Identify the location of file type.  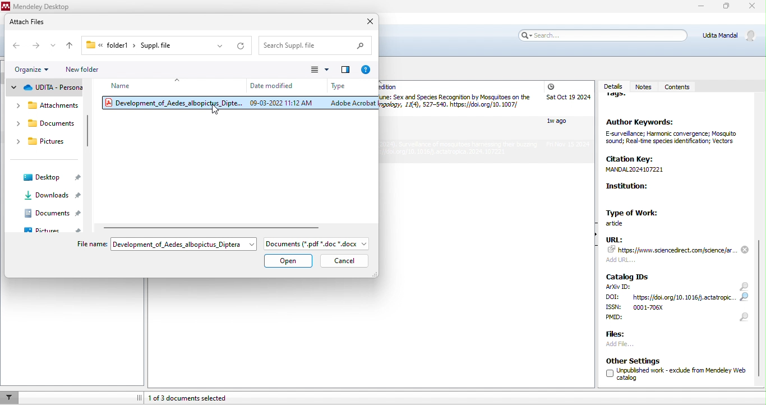
(319, 244).